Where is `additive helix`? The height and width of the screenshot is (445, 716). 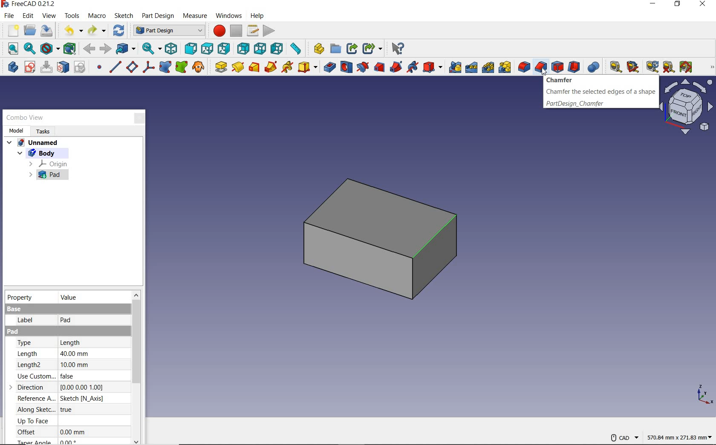 additive helix is located at coordinates (288, 67).